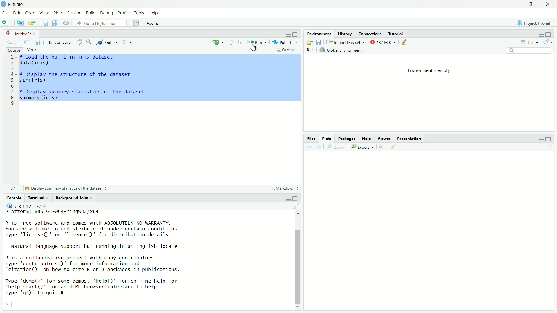 This screenshot has height=313, width=557. Describe the element at coordinates (58, 13) in the screenshot. I see `Plots` at that location.